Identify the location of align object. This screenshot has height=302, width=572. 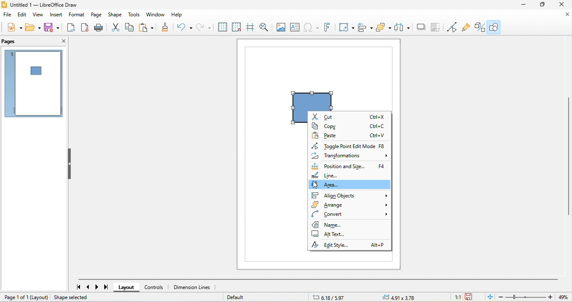
(350, 196).